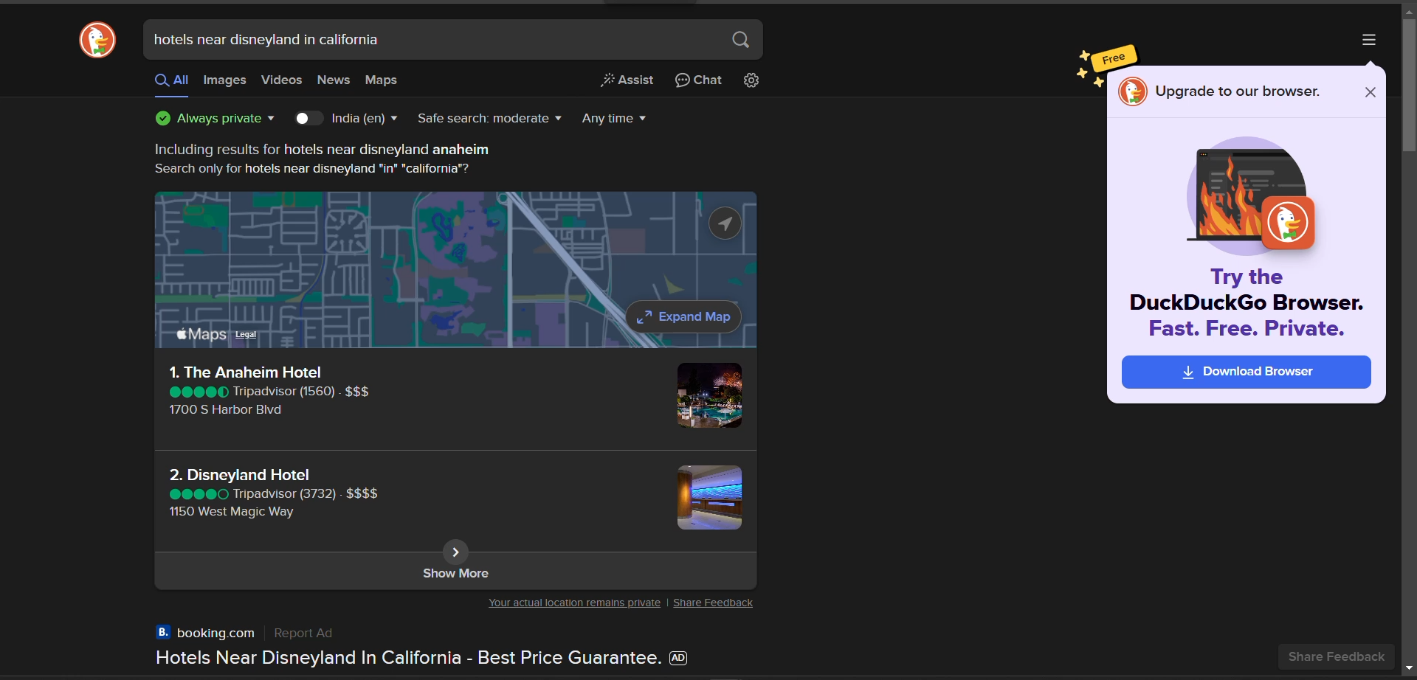  Describe the element at coordinates (318, 160) in the screenshot. I see `search inclusions and suggestions in the results` at that location.